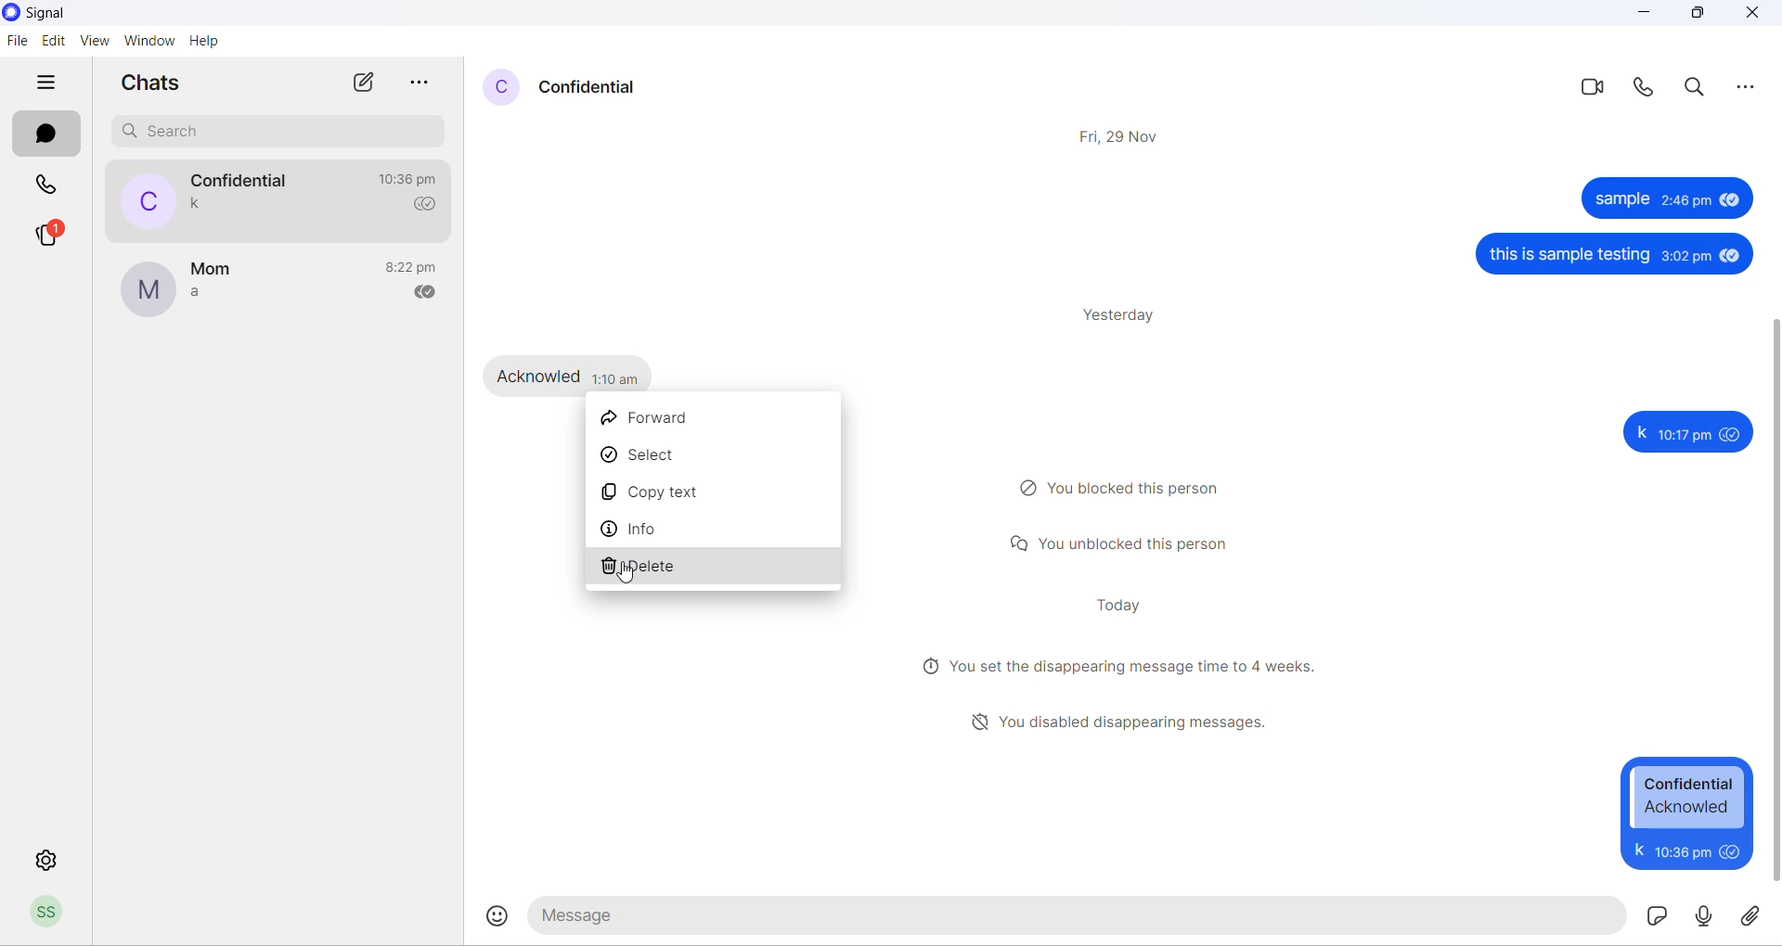 The height and width of the screenshot is (946, 1782). Describe the element at coordinates (1685, 257) in the screenshot. I see `3:02 pm` at that location.